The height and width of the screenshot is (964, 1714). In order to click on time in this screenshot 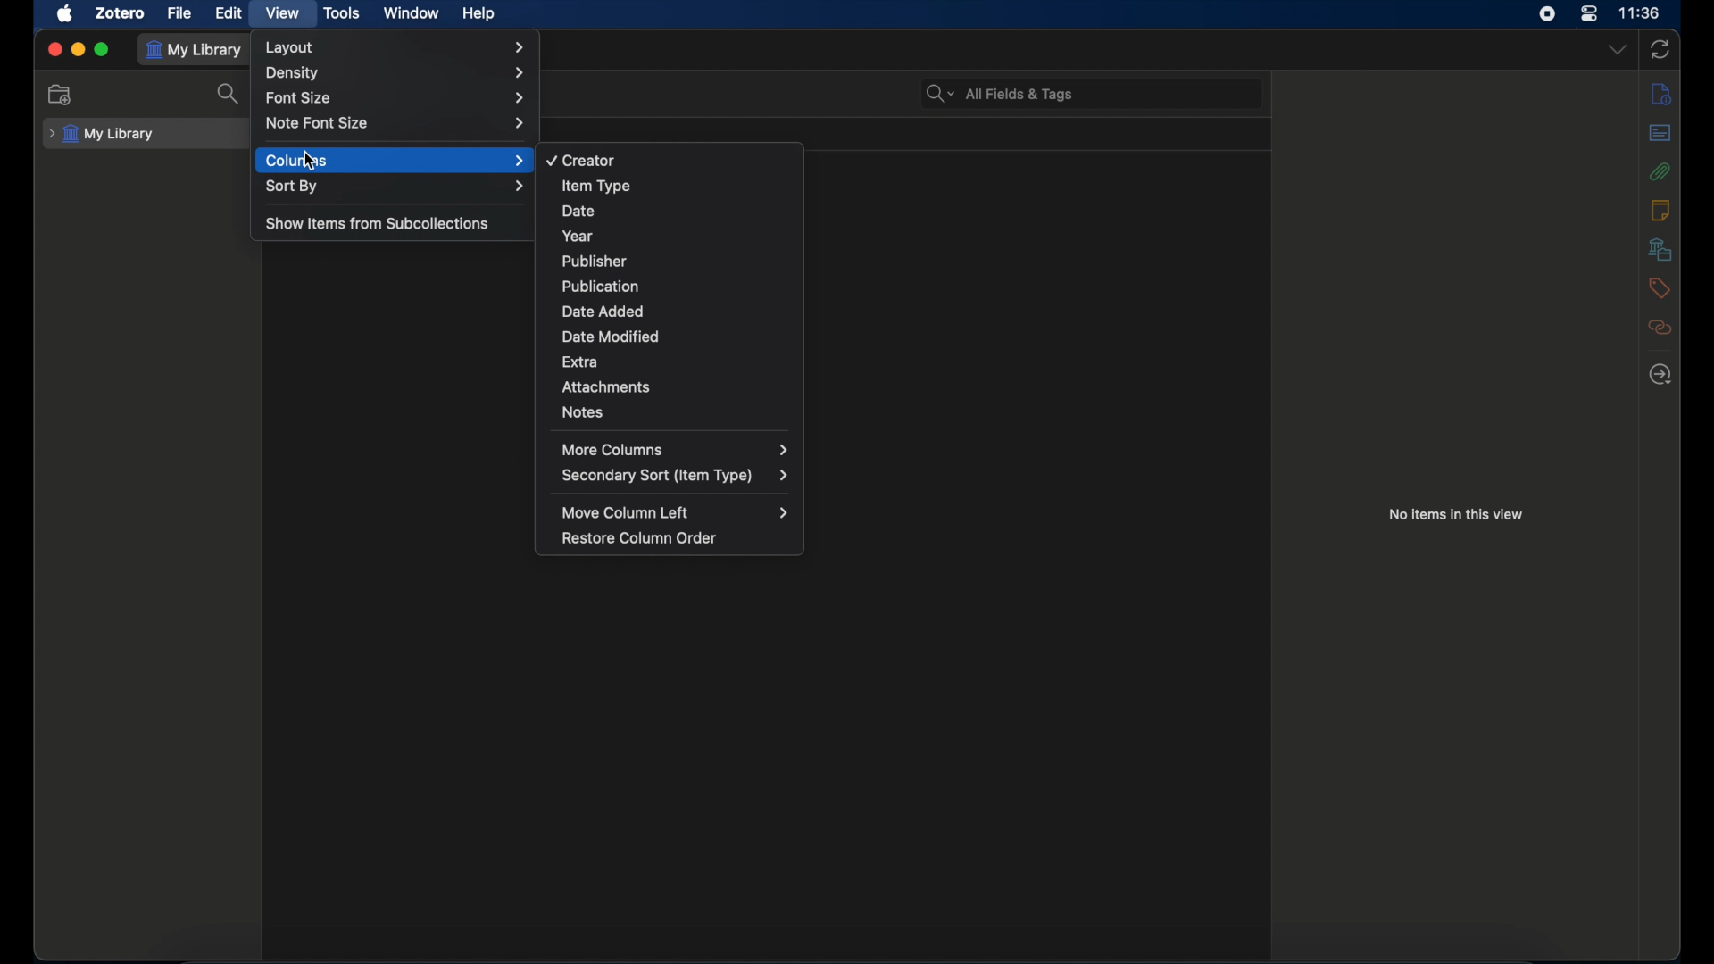, I will do `click(1641, 13)`.